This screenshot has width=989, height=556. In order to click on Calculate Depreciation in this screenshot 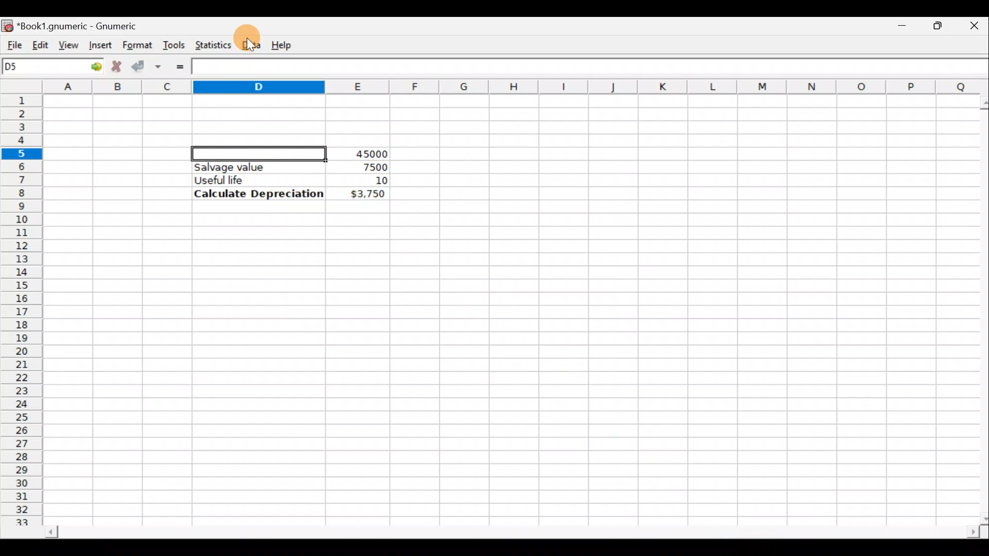, I will do `click(259, 193)`.